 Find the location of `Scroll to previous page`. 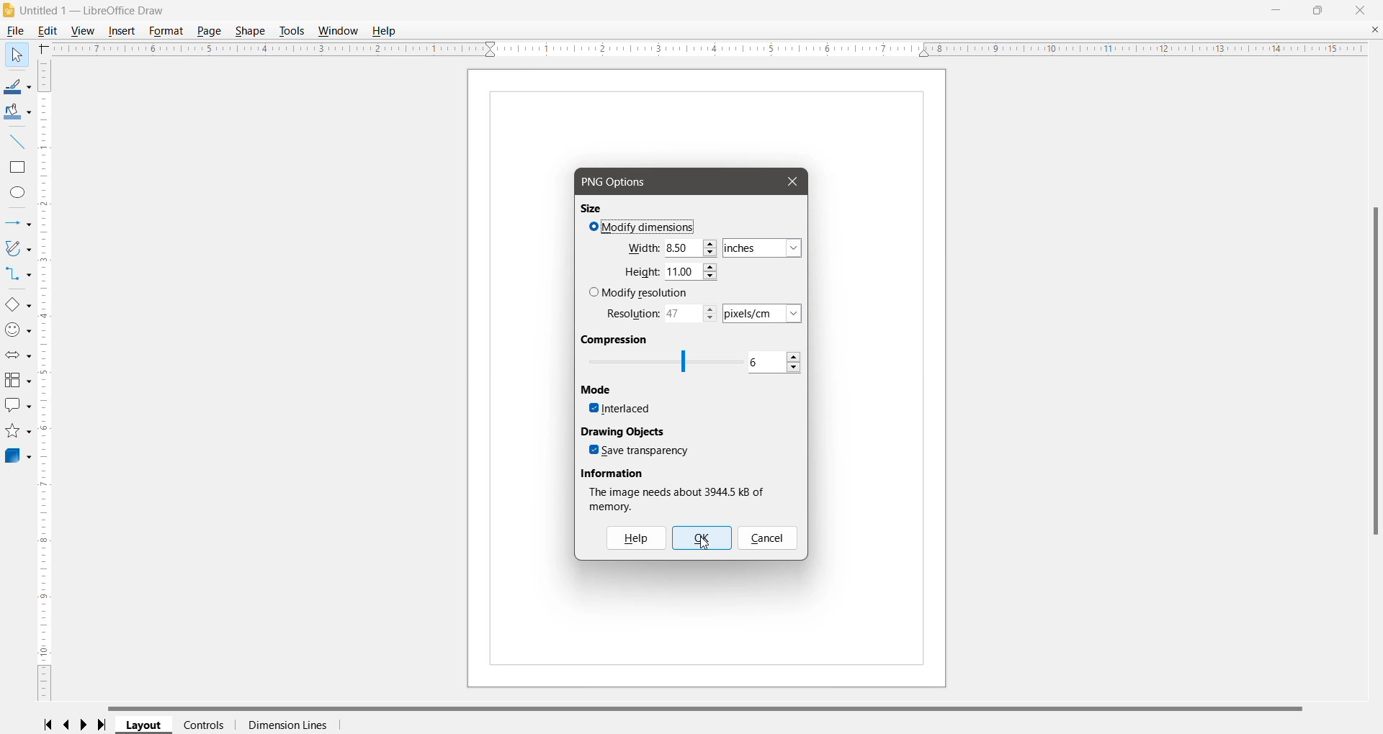

Scroll to previous page is located at coordinates (68, 725).